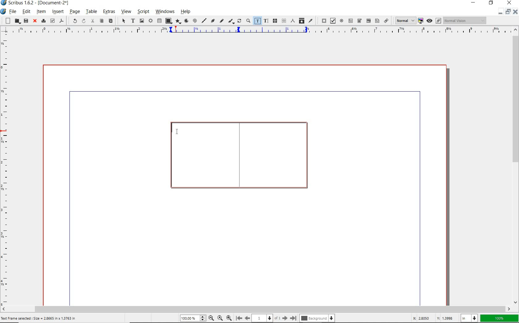  What do you see at coordinates (247, 318) in the screenshot?
I see `go back` at bounding box center [247, 318].